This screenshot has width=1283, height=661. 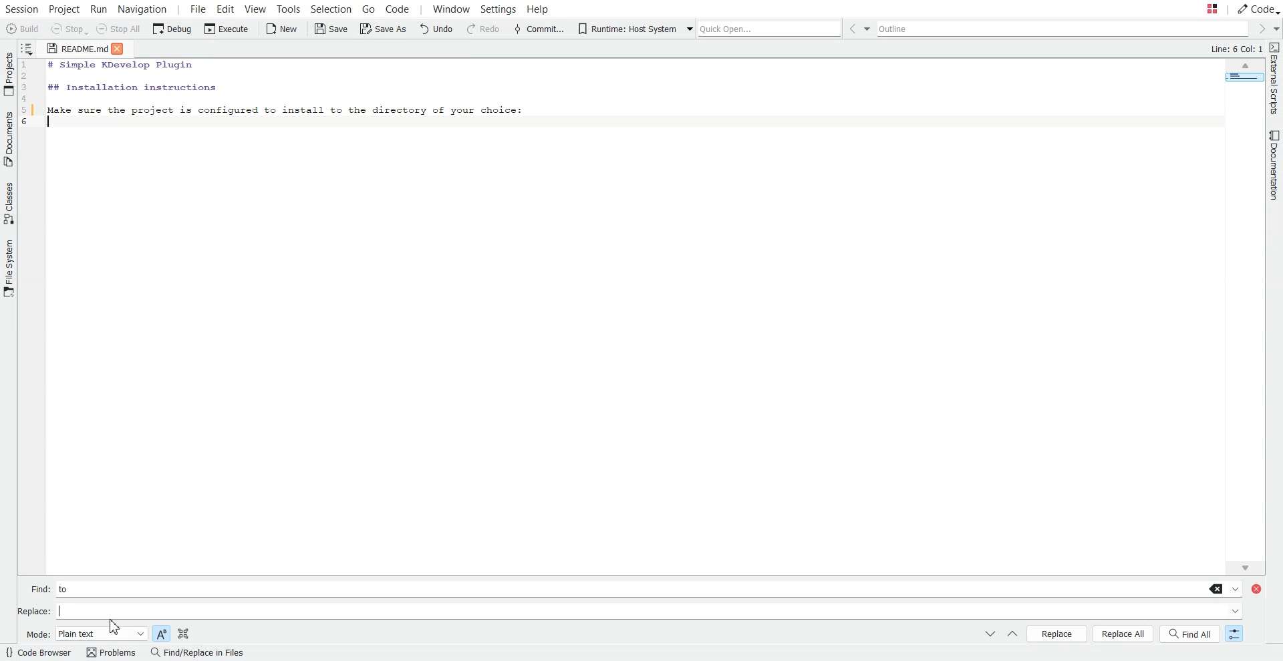 I want to click on Erase, so click(x=1217, y=589).